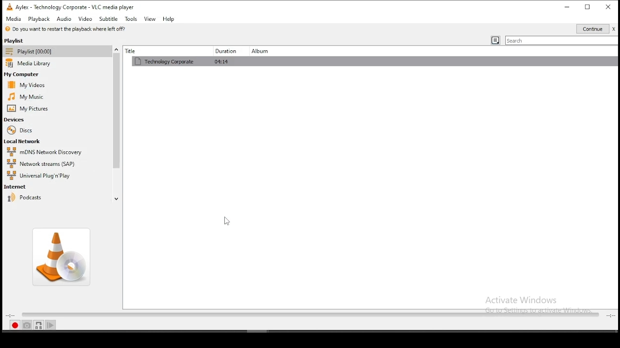 The width and height of the screenshot is (620, 348). Describe the element at coordinates (42, 163) in the screenshot. I see `network streams (SAP)` at that location.